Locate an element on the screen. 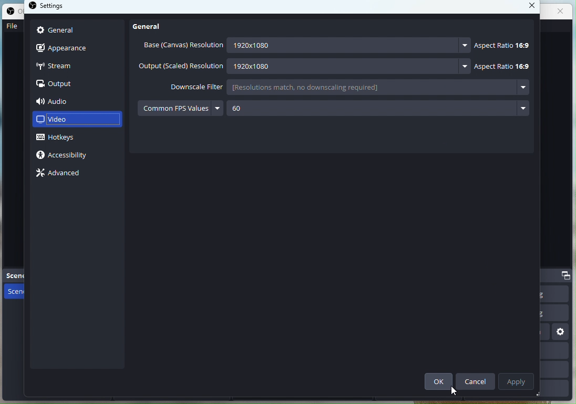  60 is located at coordinates (262, 108).